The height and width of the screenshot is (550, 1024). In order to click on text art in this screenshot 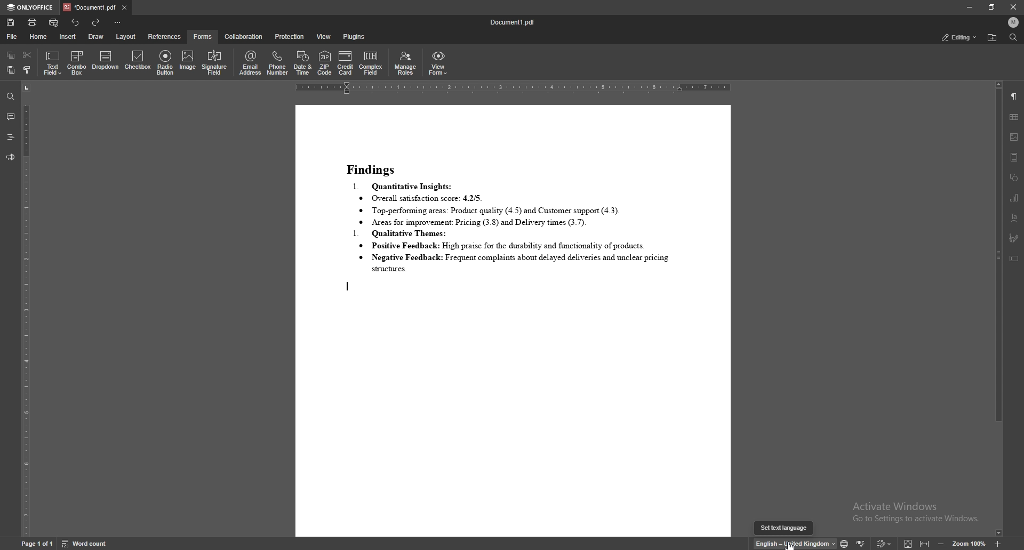, I will do `click(1014, 217)`.